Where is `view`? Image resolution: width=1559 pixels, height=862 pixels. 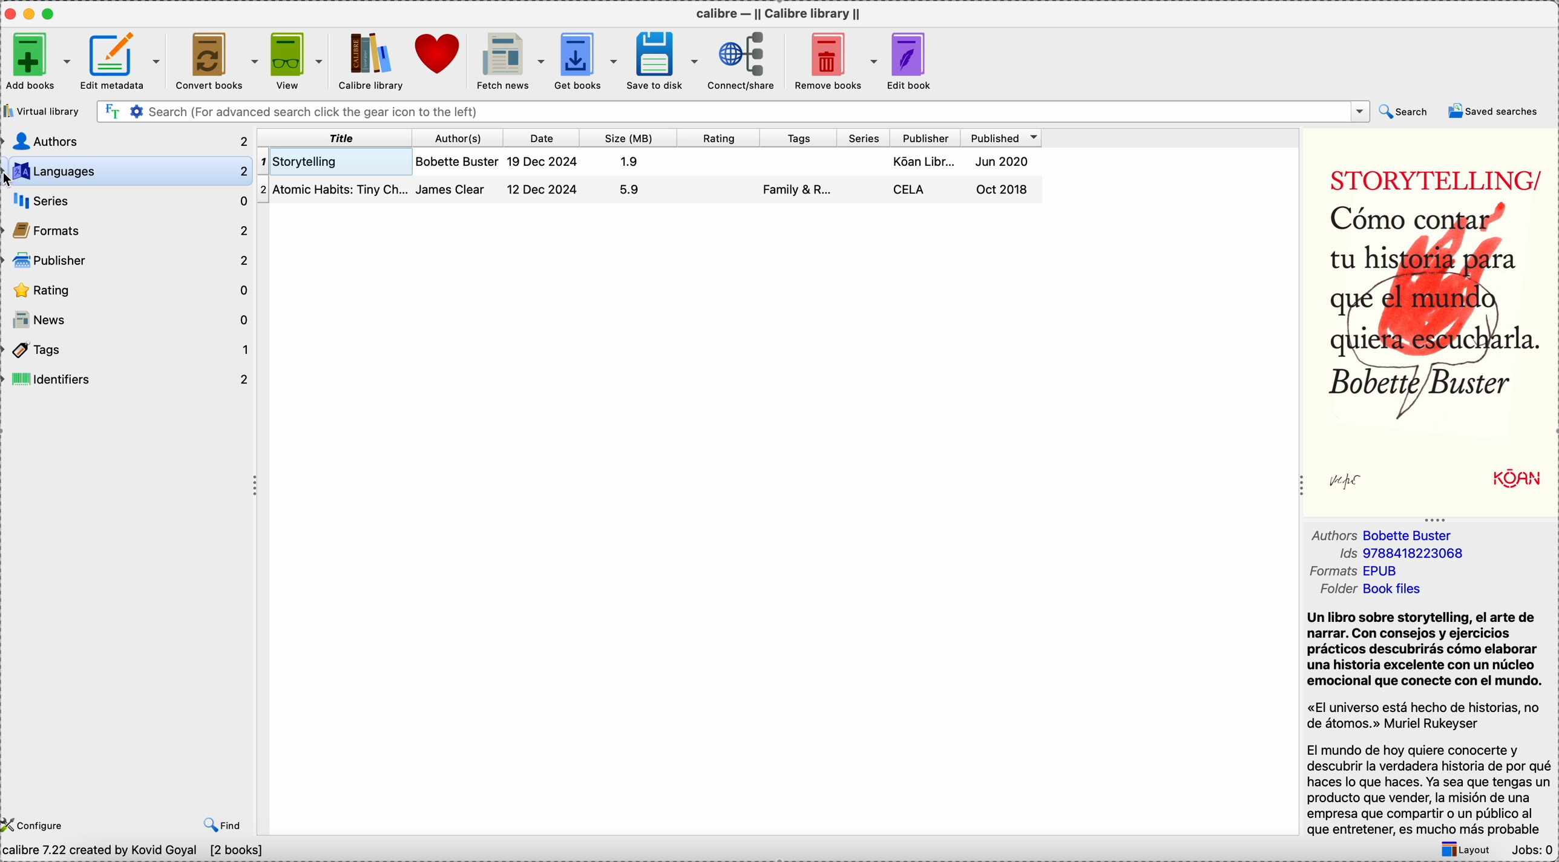 view is located at coordinates (295, 61).